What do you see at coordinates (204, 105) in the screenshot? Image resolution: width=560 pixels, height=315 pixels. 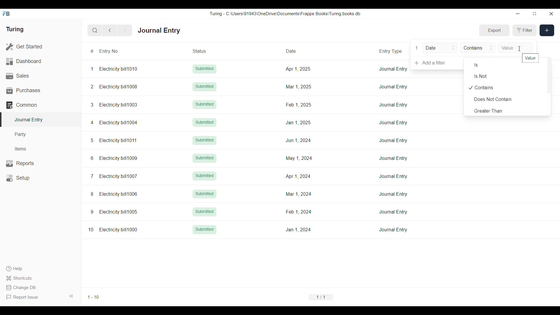 I see `Submitted` at bounding box center [204, 105].